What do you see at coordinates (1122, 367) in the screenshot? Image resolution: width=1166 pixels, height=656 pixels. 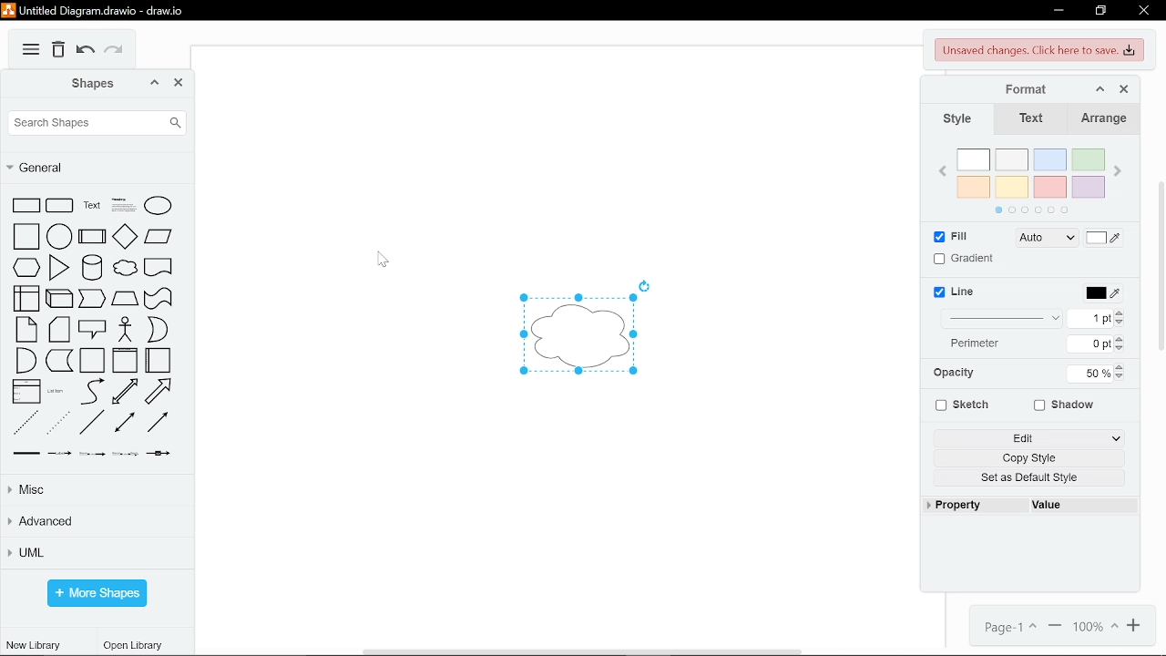 I see `increase opacity` at bounding box center [1122, 367].